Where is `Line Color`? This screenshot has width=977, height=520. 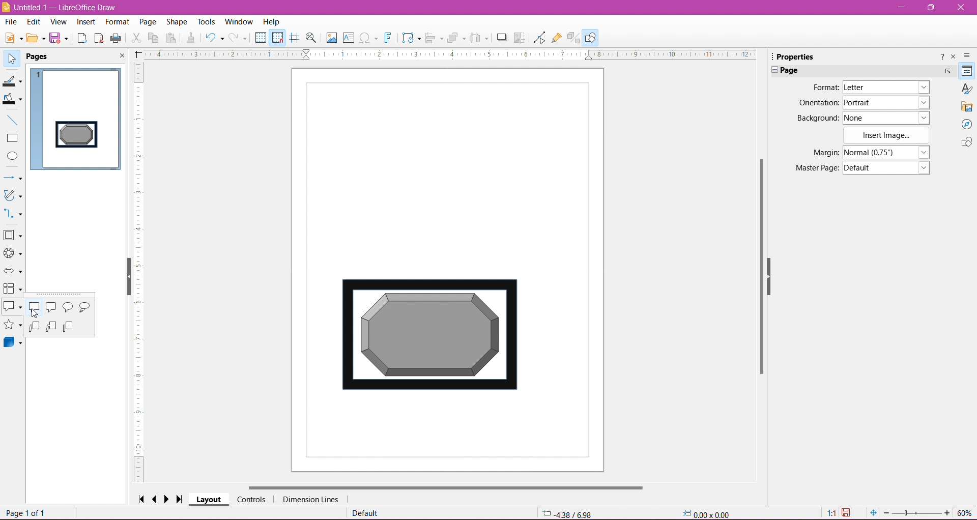
Line Color is located at coordinates (13, 82).